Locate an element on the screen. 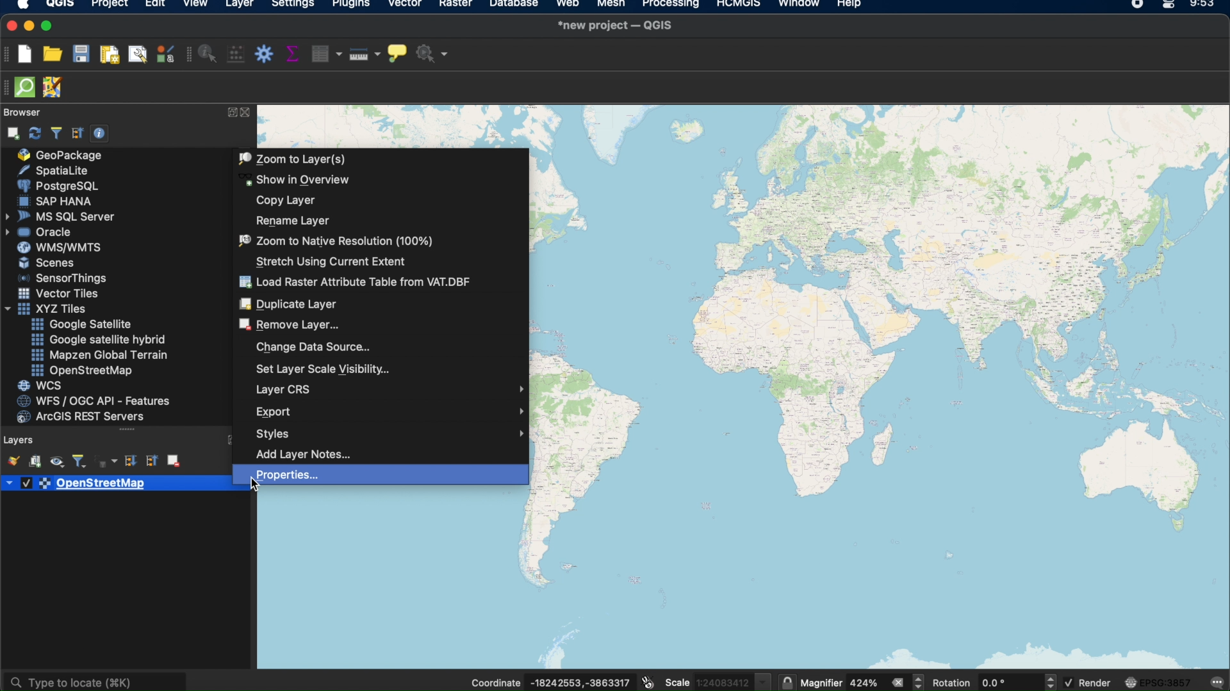 This screenshot has height=691, width=1230. zoom to native resolution (100%) is located at coordinates (332, 240).